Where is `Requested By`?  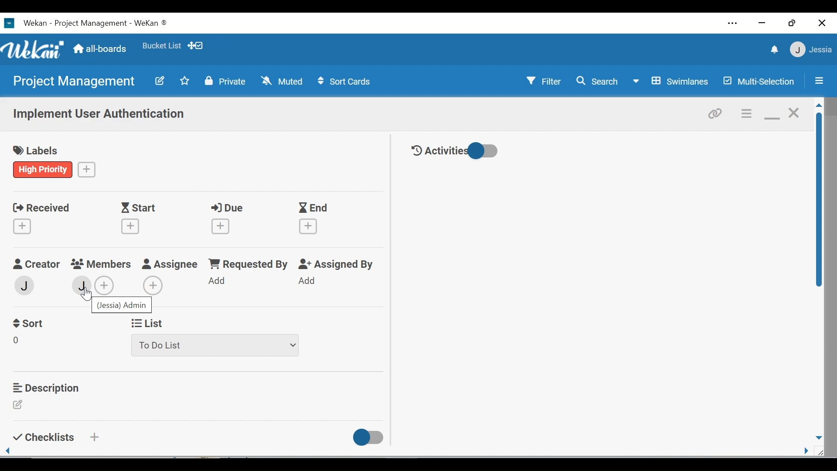
Requested By is located at coordinates (249, 264).